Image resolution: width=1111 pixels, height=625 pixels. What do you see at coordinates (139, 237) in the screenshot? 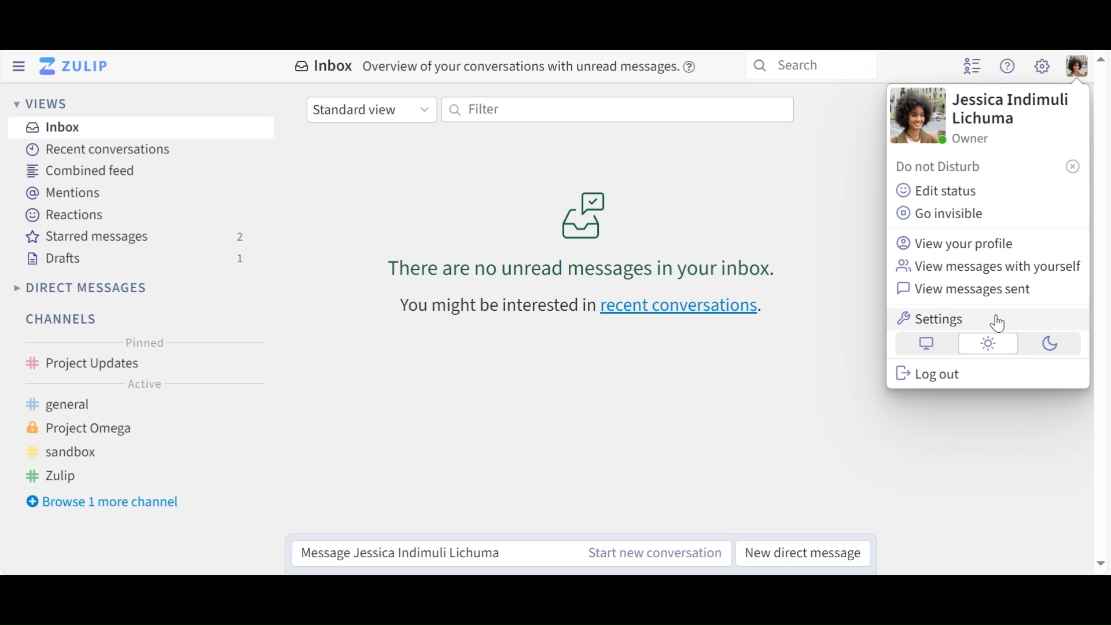
I see `Starred messages` at bounding box center [139, 237].